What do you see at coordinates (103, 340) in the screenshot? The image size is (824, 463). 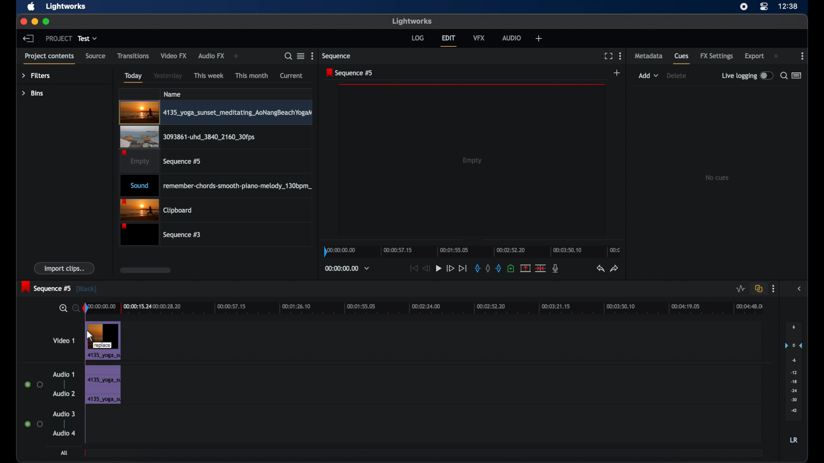 I see `video clip` at bounding box center [103, 340].